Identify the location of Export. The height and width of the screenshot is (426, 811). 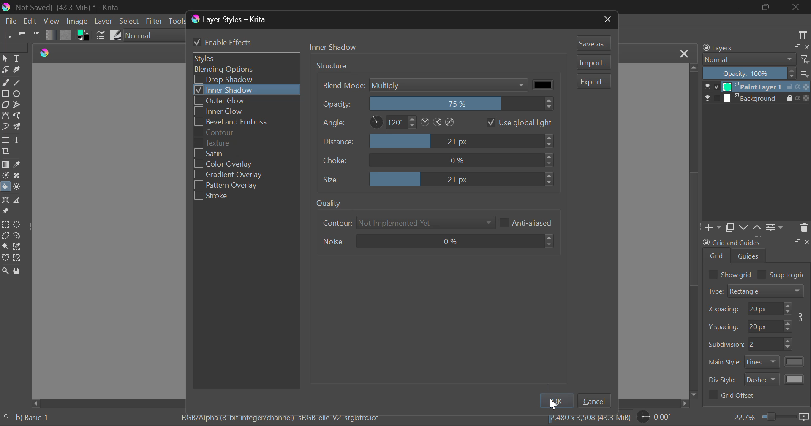
(593, 81).